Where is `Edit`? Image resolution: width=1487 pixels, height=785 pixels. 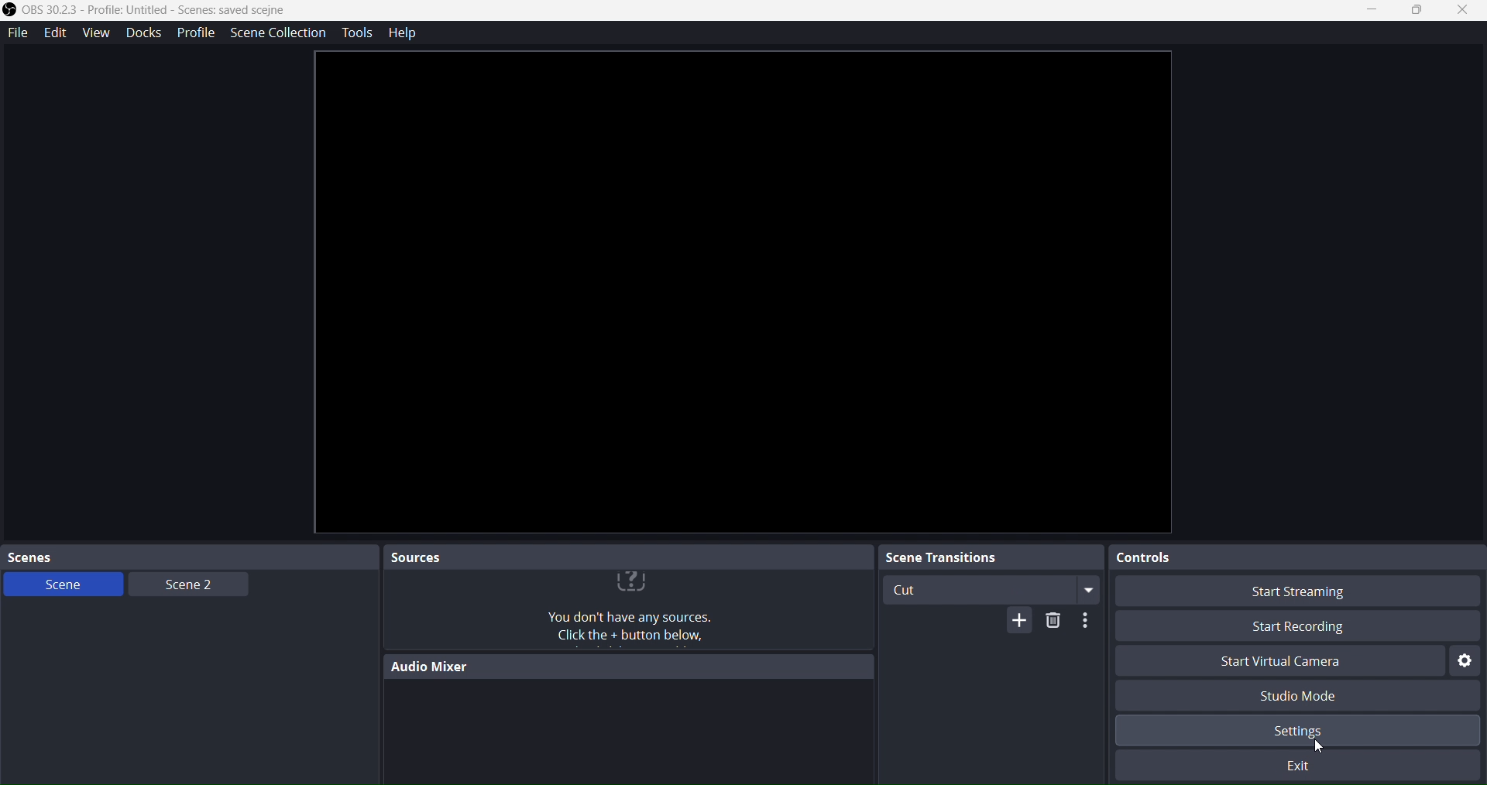
Edit is located at coordinates (56, 33).